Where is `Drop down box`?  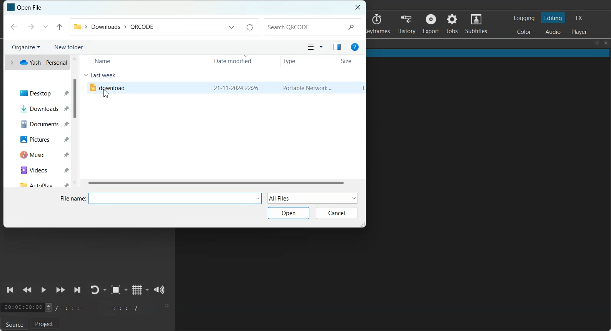
Drop down box is located at coordinates (105, 290).